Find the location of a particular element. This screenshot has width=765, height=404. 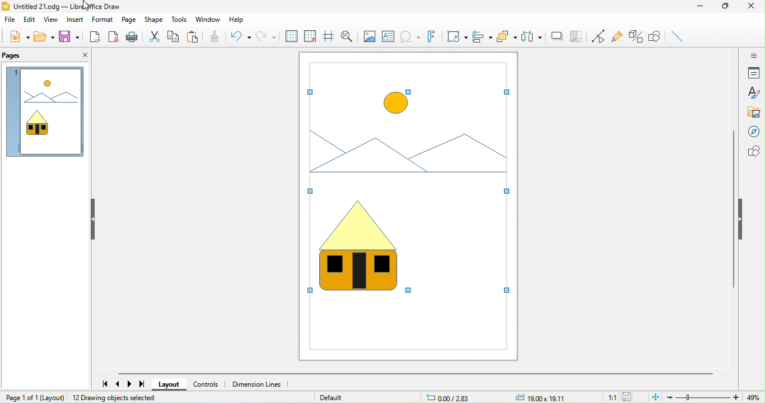

open is located at coordinates (44, 37).